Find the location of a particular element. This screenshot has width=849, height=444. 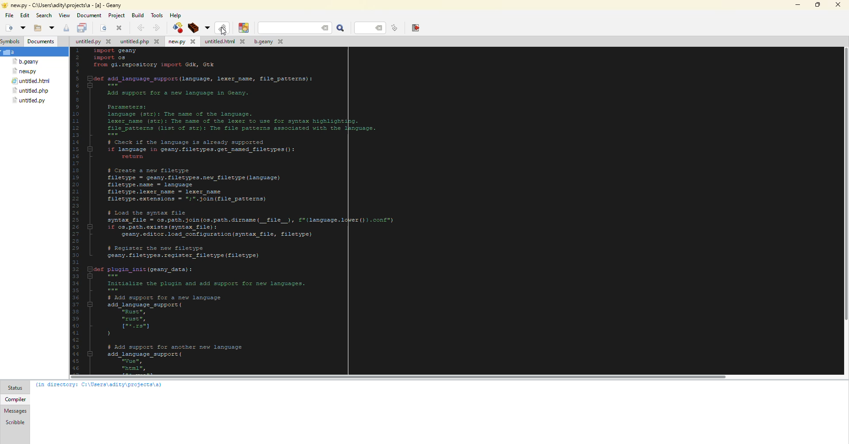

help is located at coordinates (176, 15).